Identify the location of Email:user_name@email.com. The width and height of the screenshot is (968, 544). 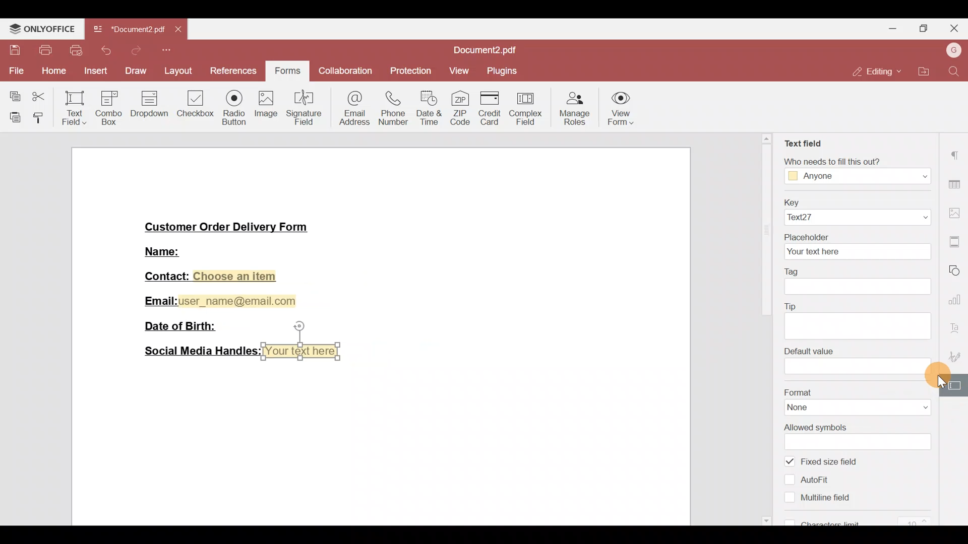
(221, 299).